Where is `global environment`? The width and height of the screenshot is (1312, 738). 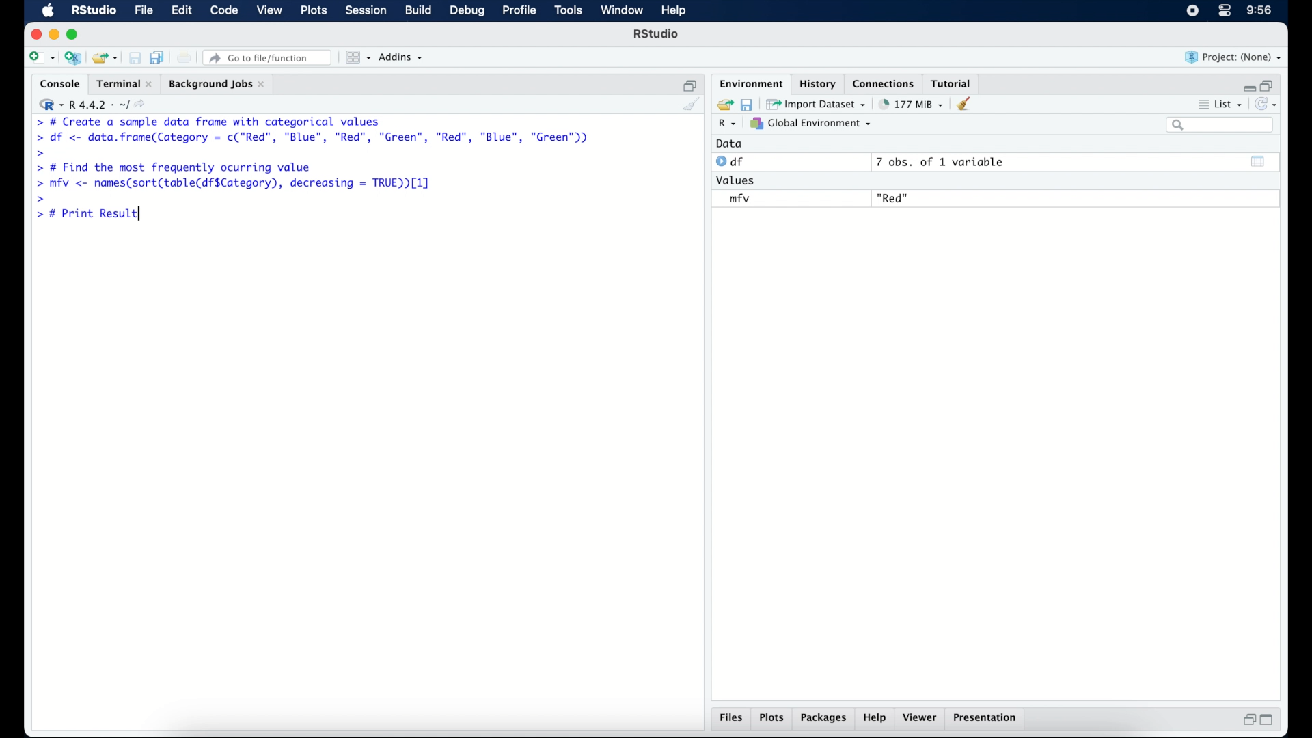
global environment is located at coordinates (815, 124).